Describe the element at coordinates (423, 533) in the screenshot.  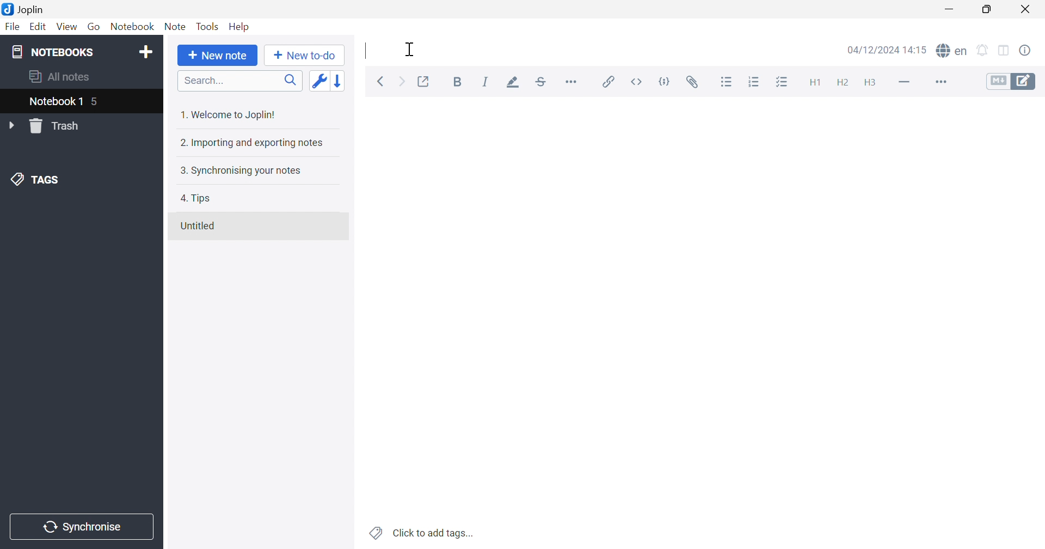
I see `Click to add tags...` at that location.